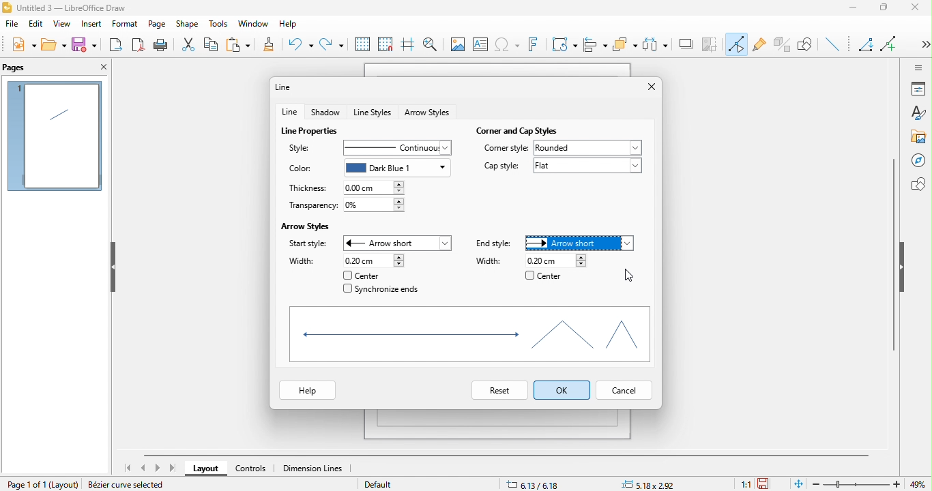 The image size is (932, 491). I want to click on 0.20 cm, so click(550, 260).